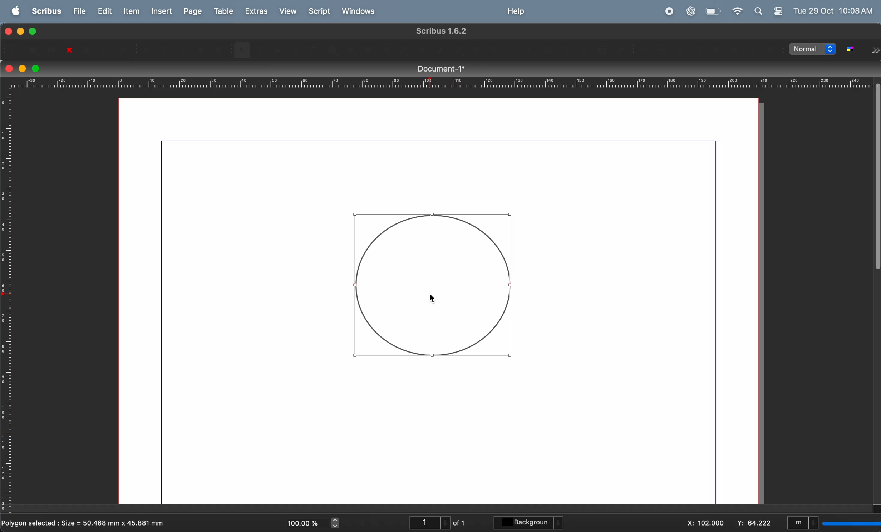 This screenshot has height=532, width=881. I want to click on page, so click(192, 11).